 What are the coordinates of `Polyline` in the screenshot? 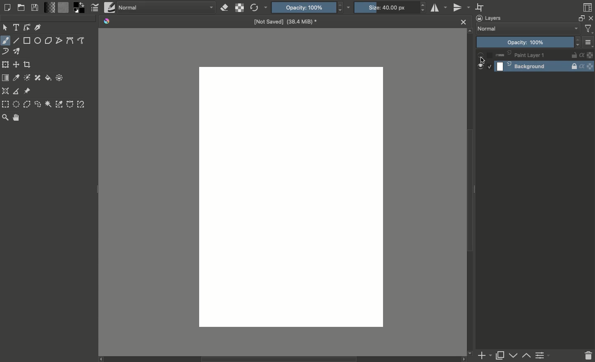 It's located at (60, 40).